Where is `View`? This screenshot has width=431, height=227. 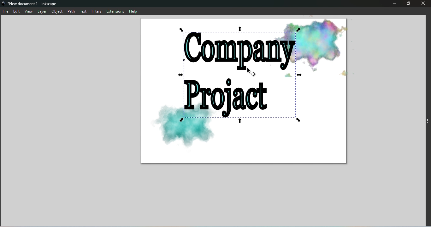
View is located at coordinates (29, 11).